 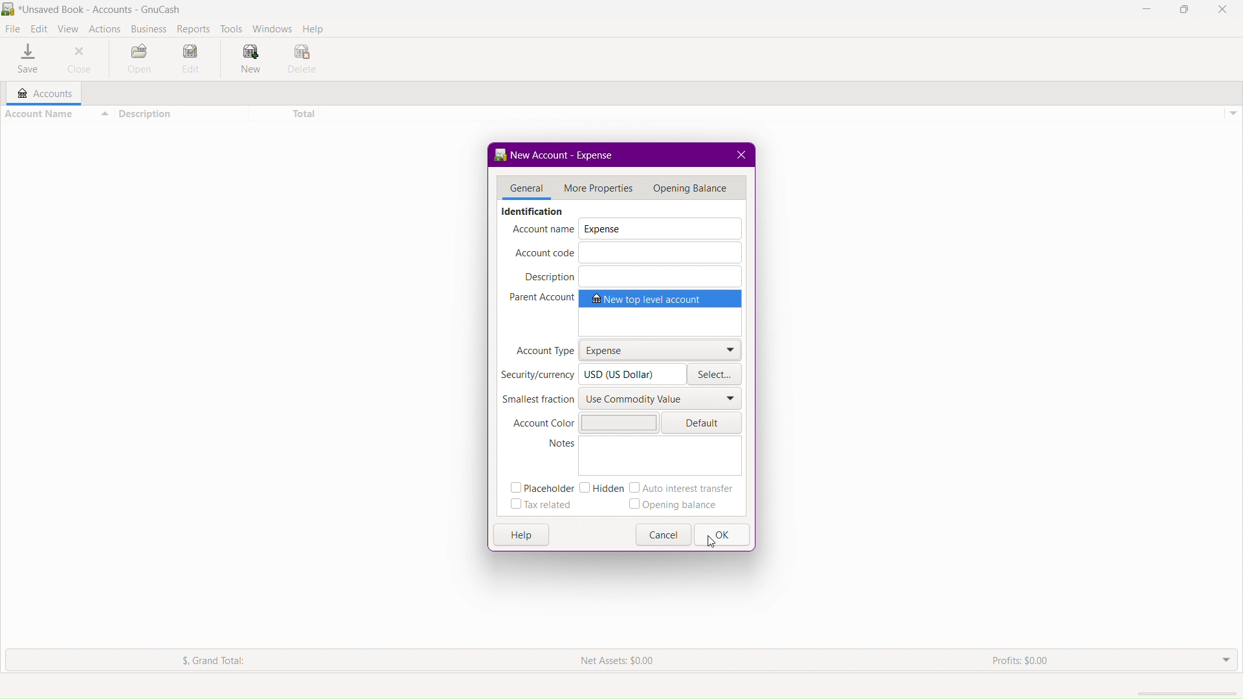 I want to click on BR *Unsaved Book - Accounts - GnuCash, so click(x=96, y=8).